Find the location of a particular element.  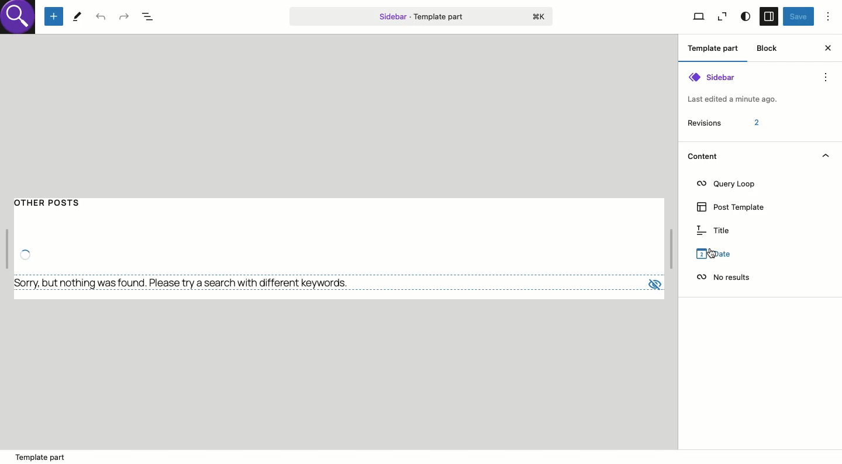

more options is located at coordinates (826, 77).